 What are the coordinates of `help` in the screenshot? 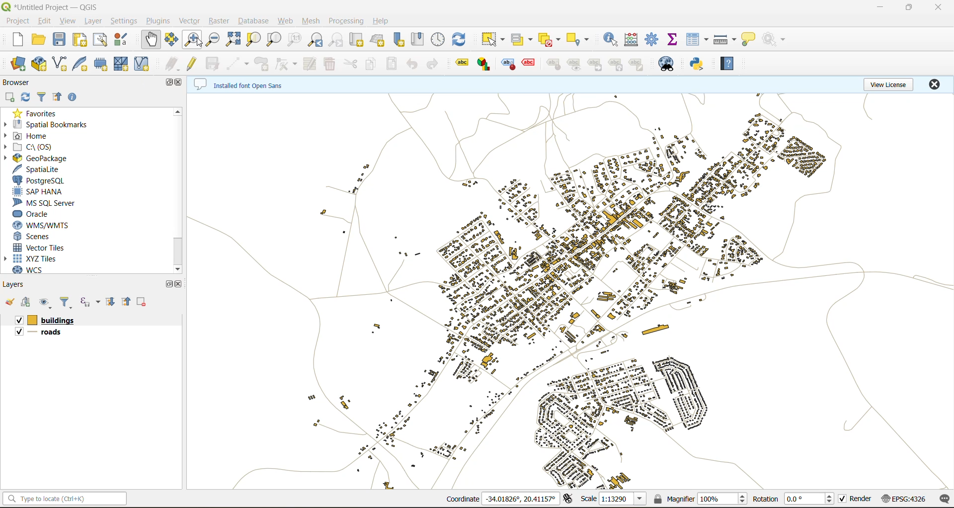 It's located at (387, 21).